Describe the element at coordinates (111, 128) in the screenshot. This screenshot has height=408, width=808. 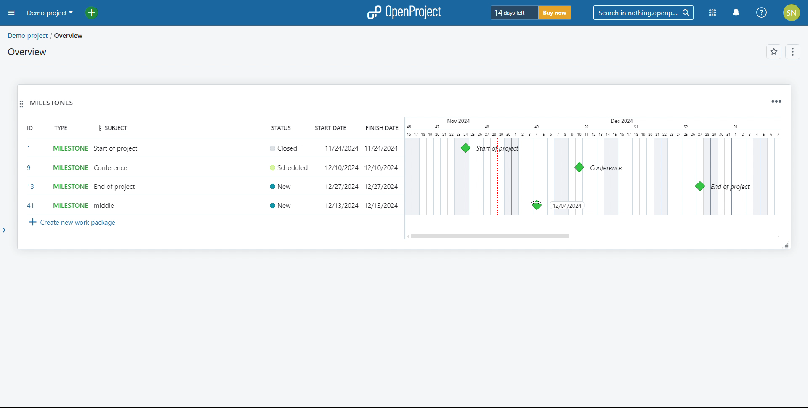
I see `subject` at that location.